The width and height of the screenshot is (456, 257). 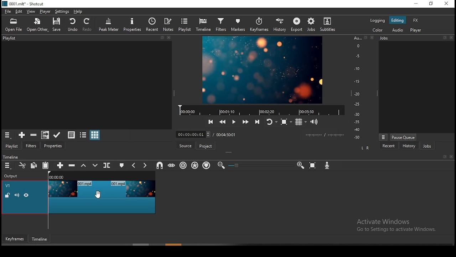 I want to click on player, so click(x=44, y=11).